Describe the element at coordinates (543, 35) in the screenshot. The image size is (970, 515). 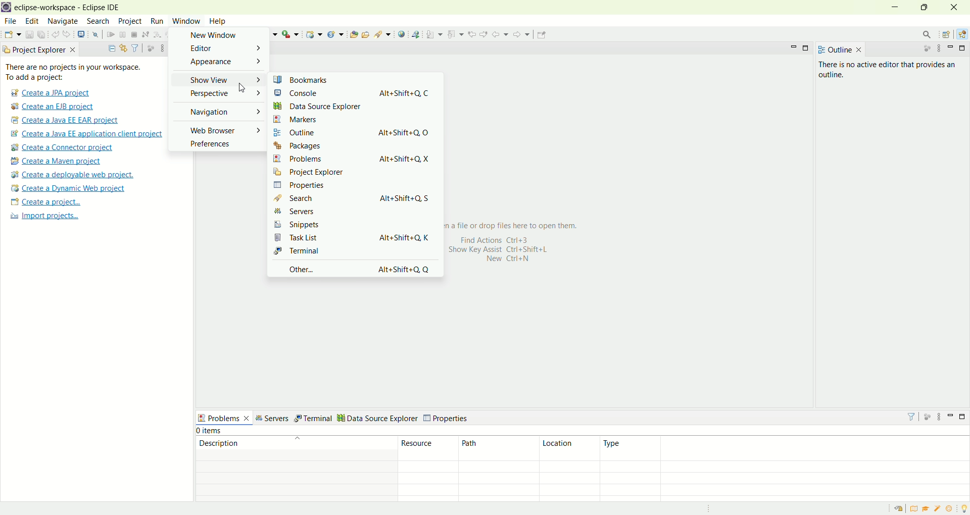
I see `pin editor` at that location.